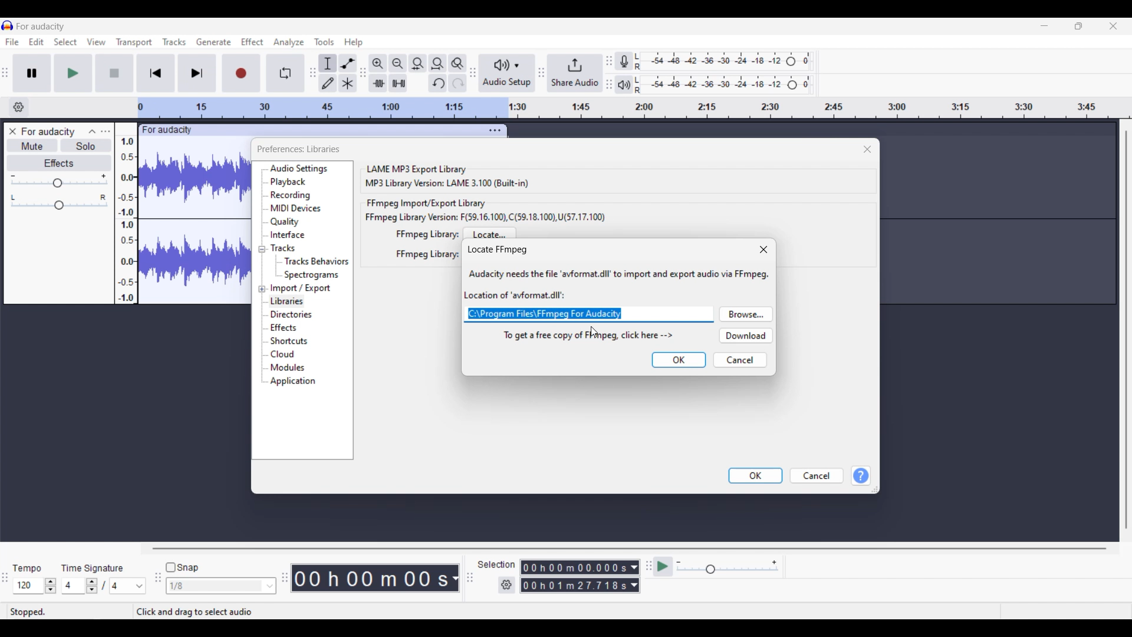 The height and width of the screenshot is (637, 1132). I want to click on Draw tool, so click(328, 83).